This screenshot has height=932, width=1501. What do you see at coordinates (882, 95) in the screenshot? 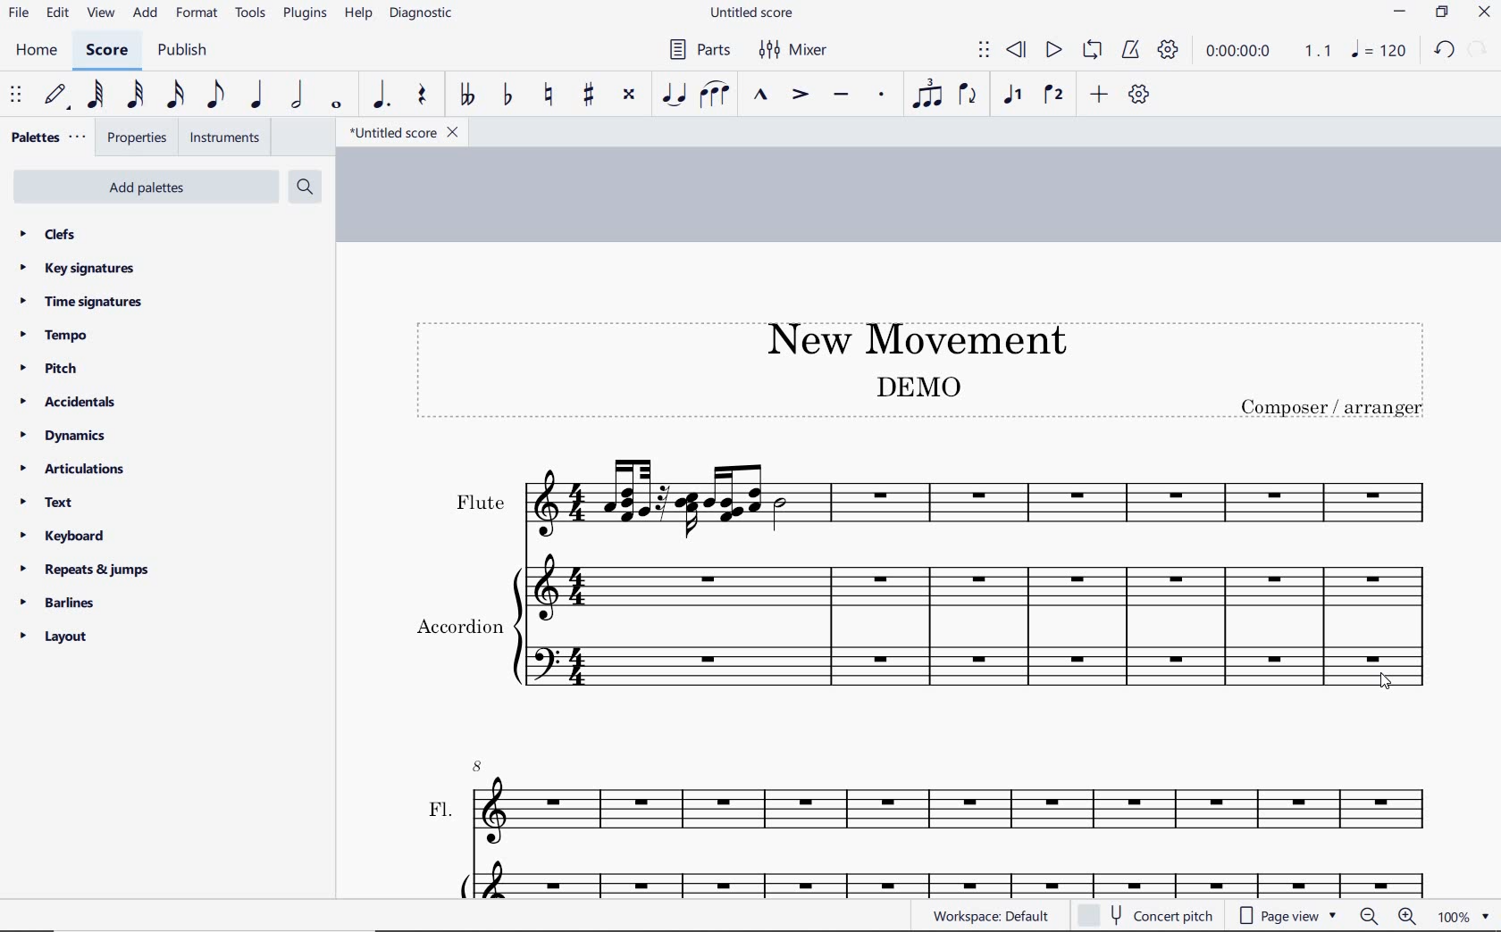
I see `staccato` at bounding box center [882, 95].